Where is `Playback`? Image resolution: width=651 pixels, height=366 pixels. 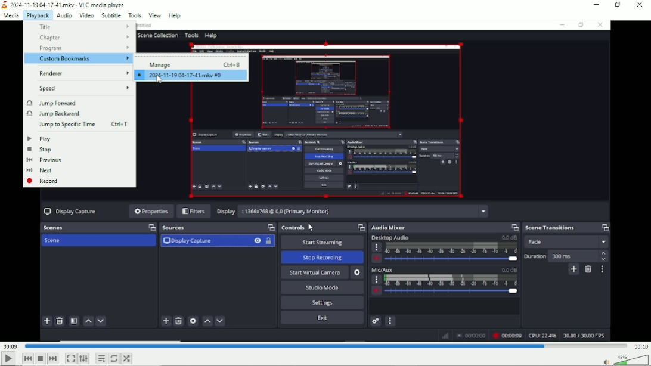
Playback is located at coordinates (37, 15).